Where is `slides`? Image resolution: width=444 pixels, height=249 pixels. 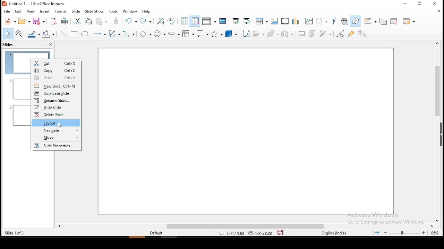
slides is located at coordinates (8, 44).